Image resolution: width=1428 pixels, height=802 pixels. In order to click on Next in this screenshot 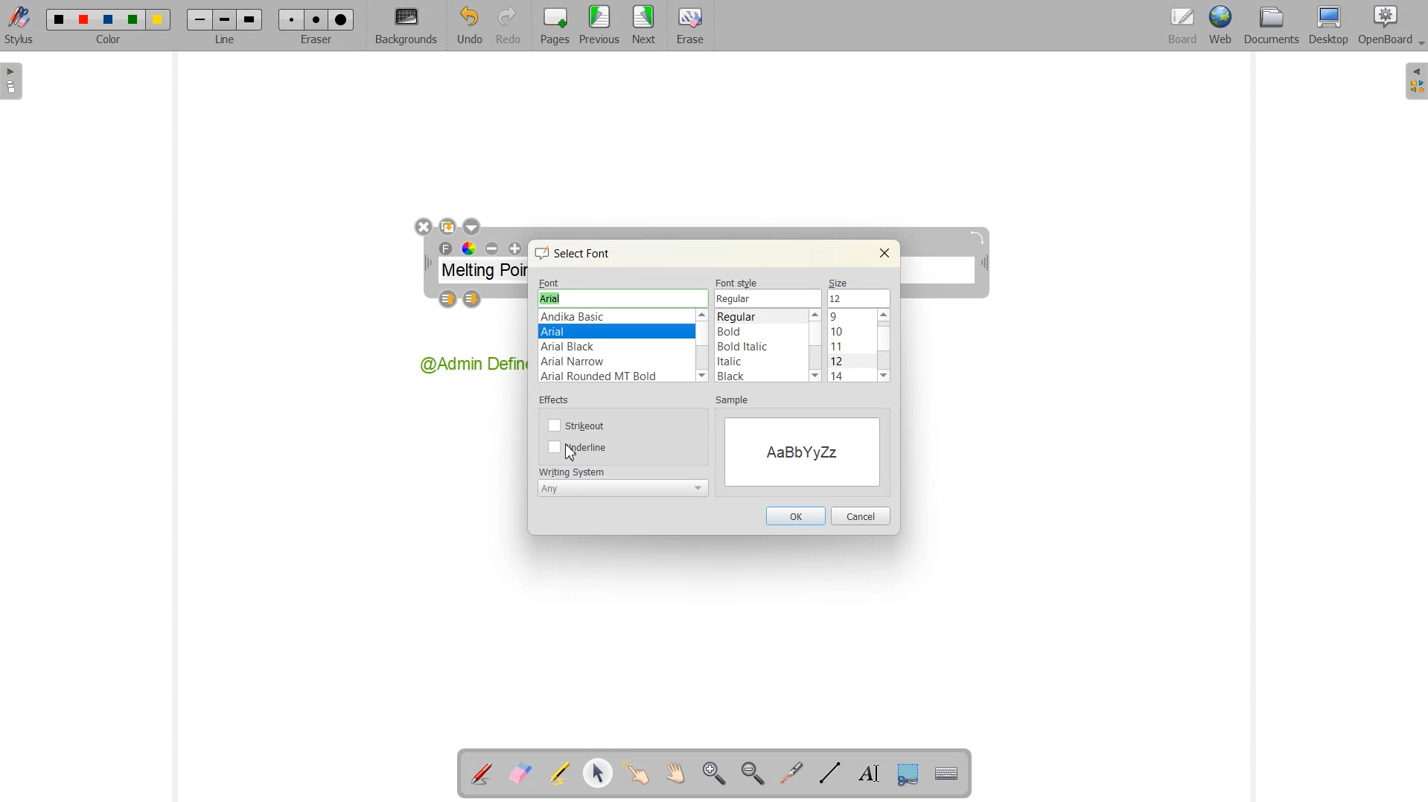, I will do `click(645, 26)`.